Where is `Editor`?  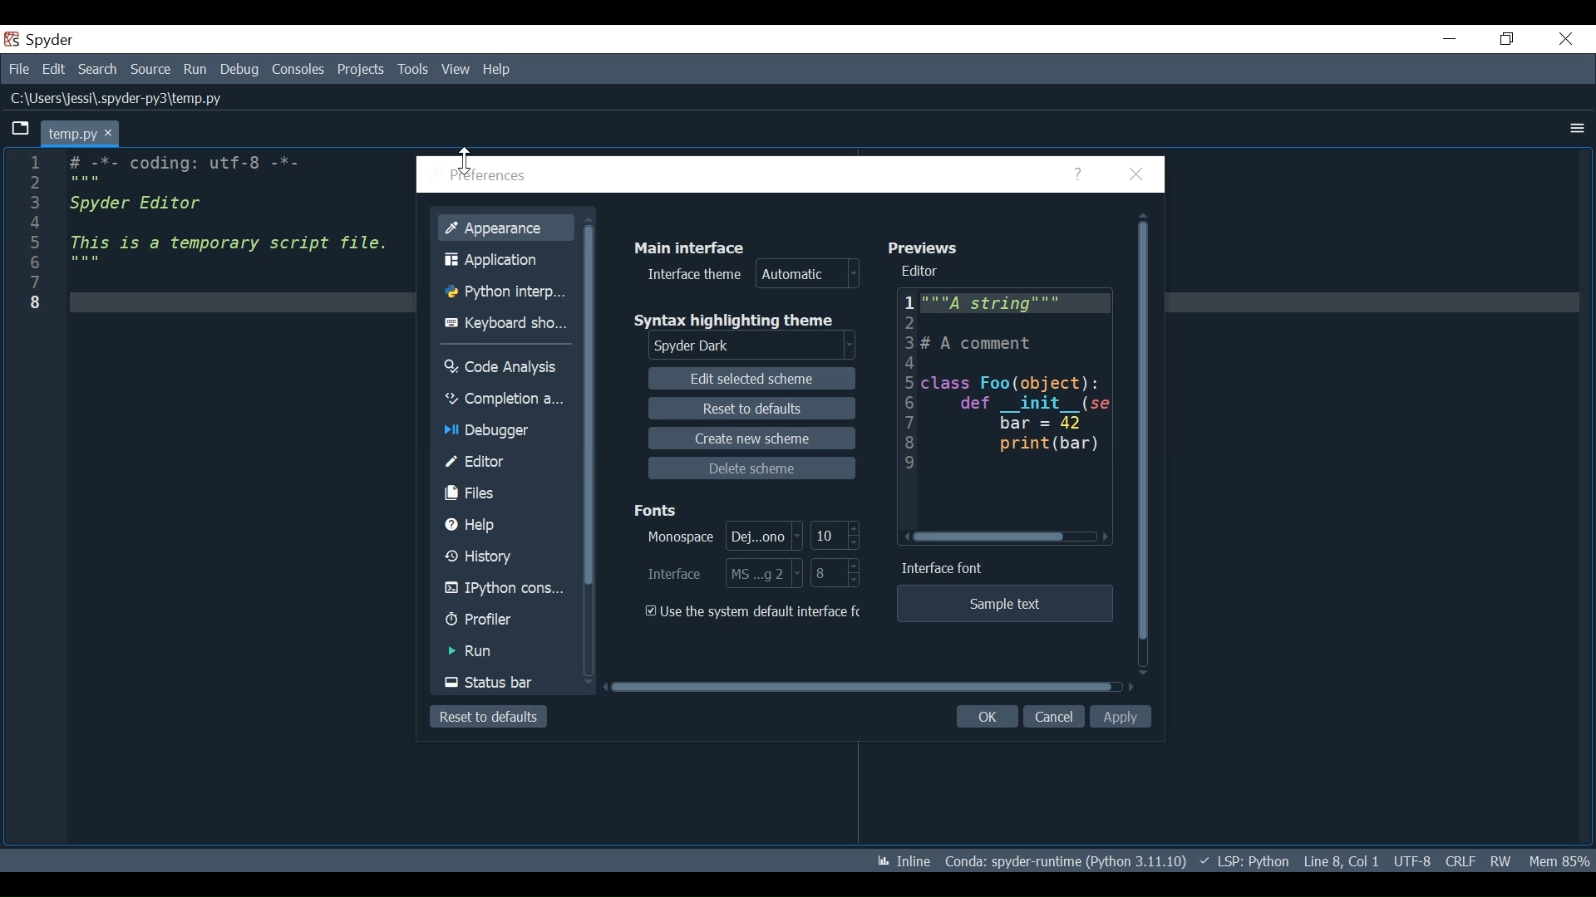 Editor is located at coordinates (505, 461).